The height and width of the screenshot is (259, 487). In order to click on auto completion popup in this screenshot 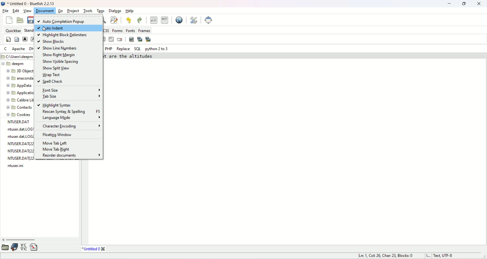, I will do `click(69, 21)`.